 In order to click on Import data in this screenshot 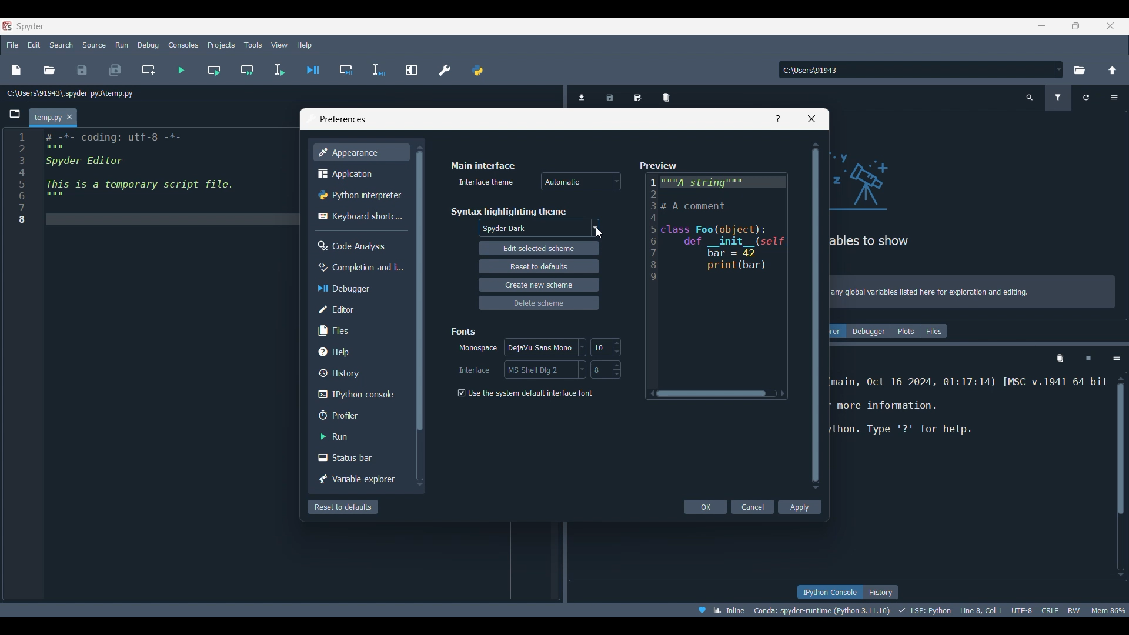, I will do `click(584, 96)`.